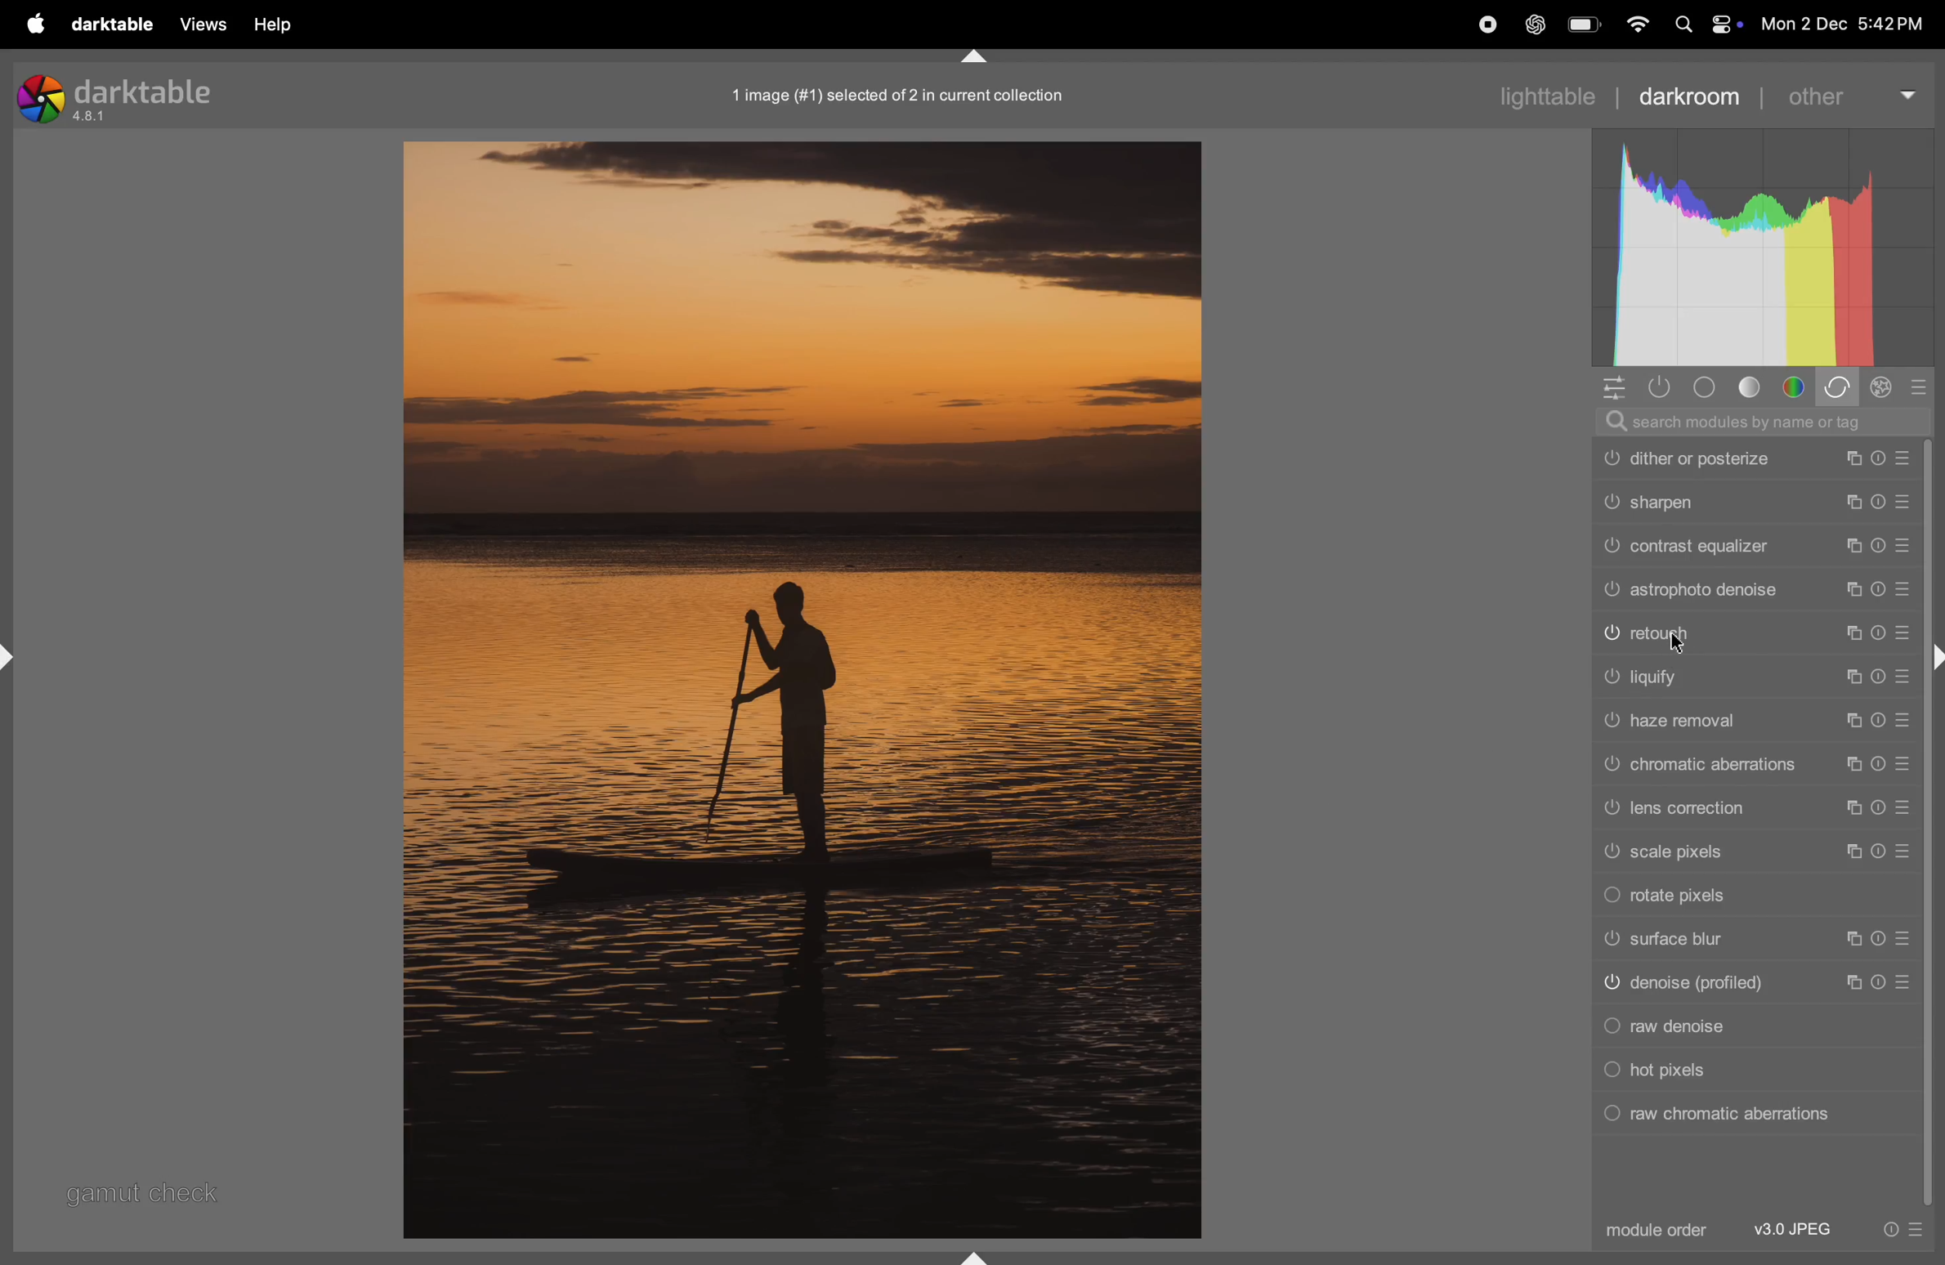  What do you see at coordinates (1749, 1071) in the screenshot?
I see `hot pixels` at bounding box center [1749, 1071].